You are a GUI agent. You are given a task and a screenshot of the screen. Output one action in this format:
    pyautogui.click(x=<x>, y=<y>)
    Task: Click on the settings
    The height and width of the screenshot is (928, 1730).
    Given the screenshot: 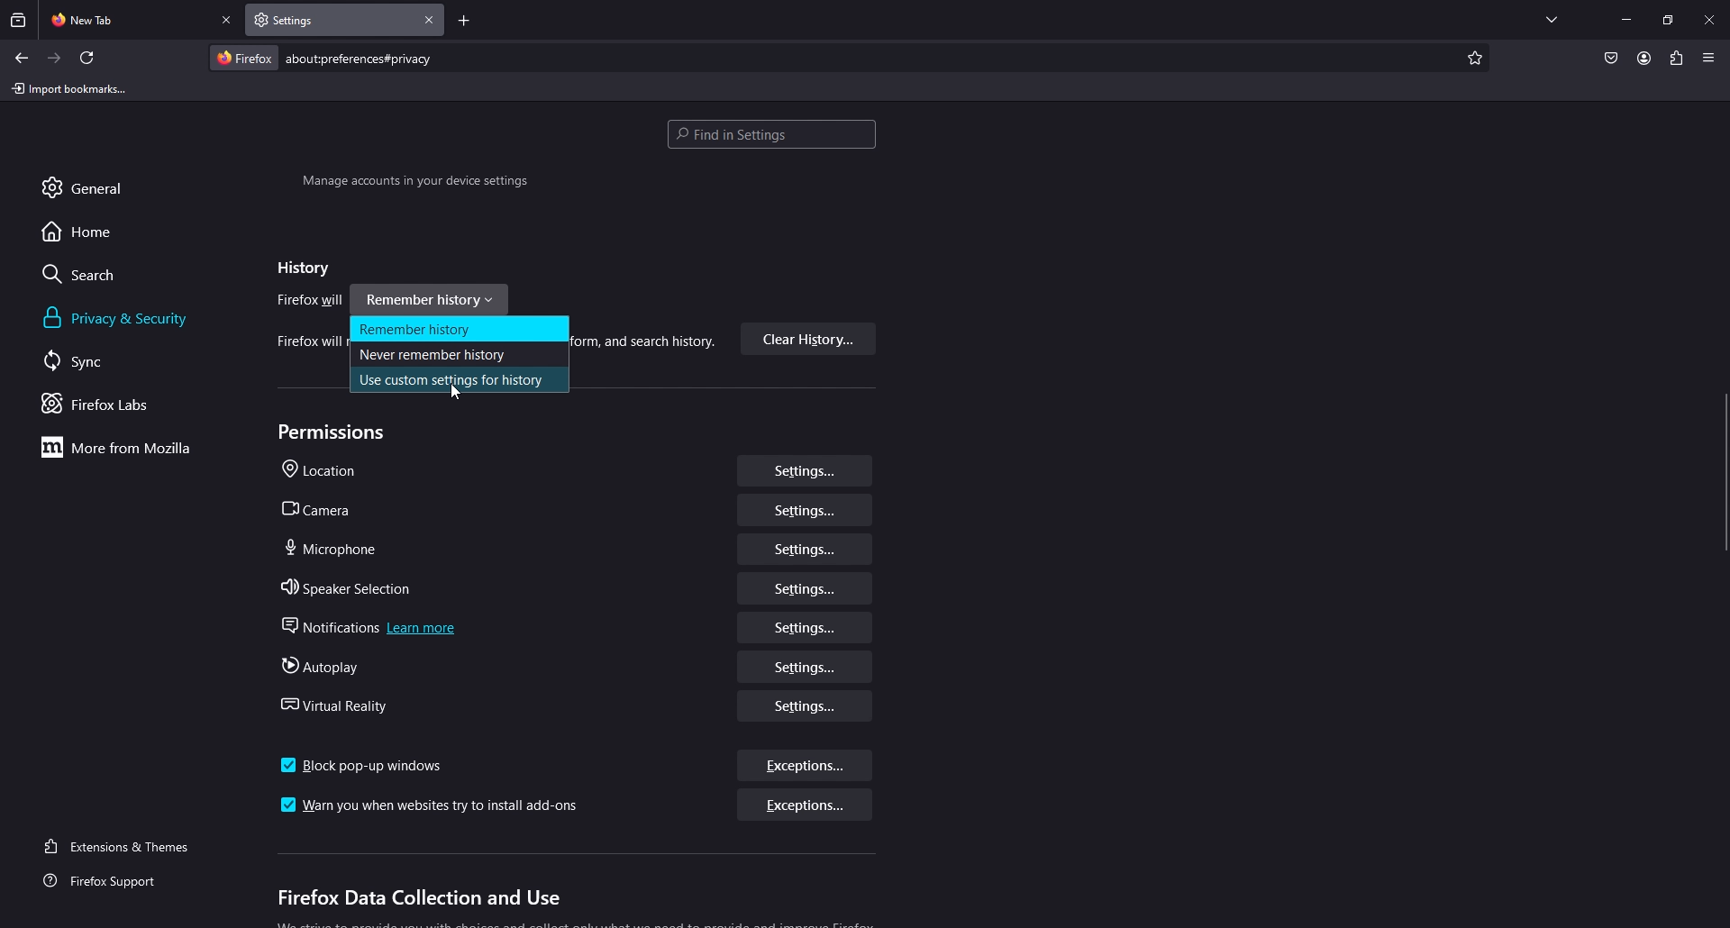 What is the action you would take?
    pyautogui.click(x=806, y=510)
    